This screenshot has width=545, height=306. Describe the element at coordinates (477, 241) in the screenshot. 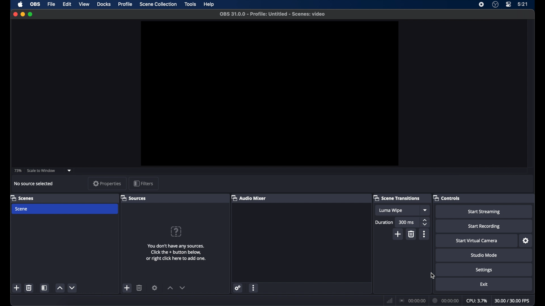

I see `start virtual camera` at that location.